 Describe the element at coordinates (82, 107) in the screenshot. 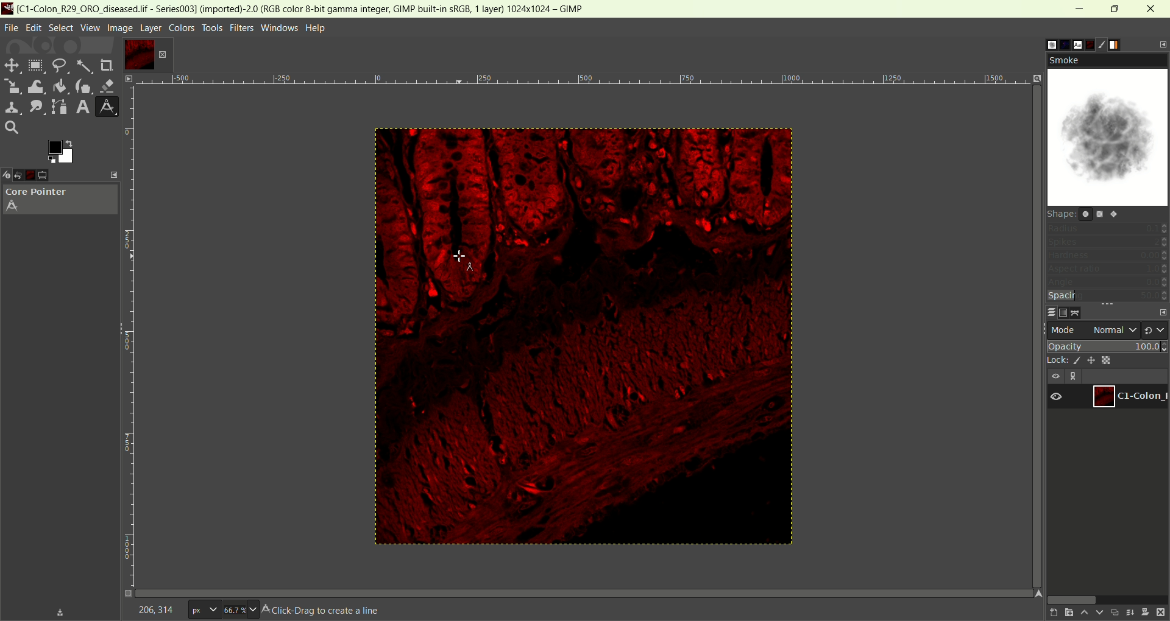

I see `text tool` at that location.